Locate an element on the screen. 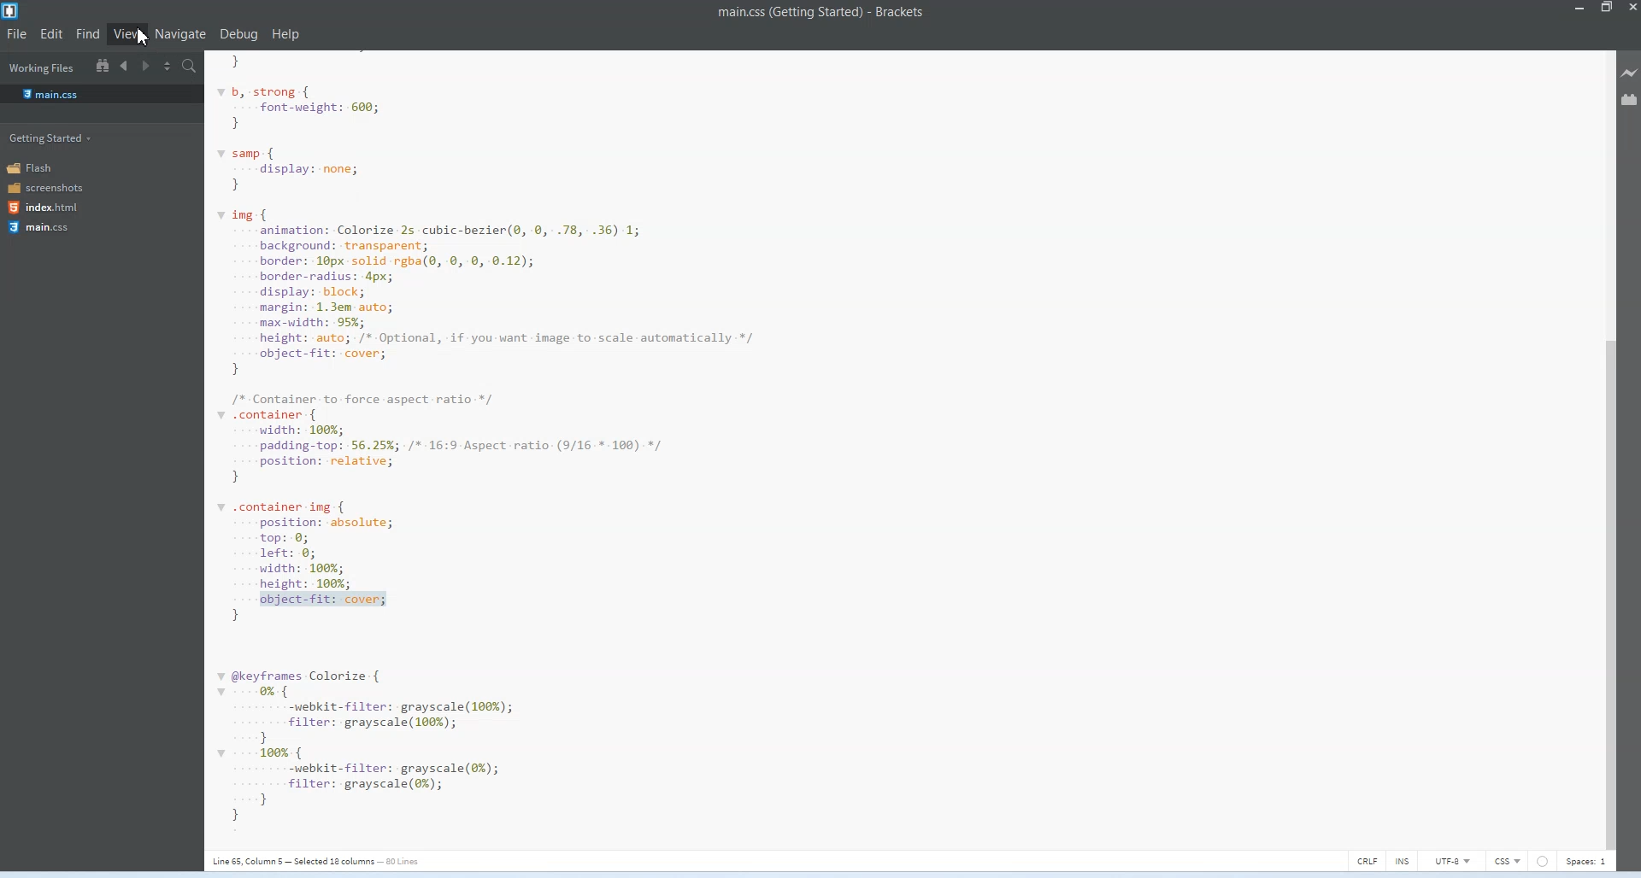  Image Aspect ratio and Color Displayed code for end result image output is located at coordinates (511, 445).